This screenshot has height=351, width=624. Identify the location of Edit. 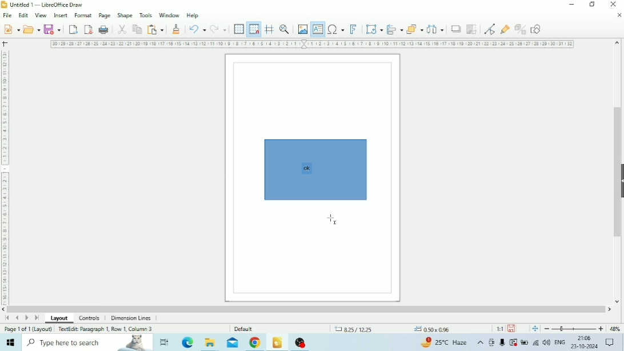
(23, 15).